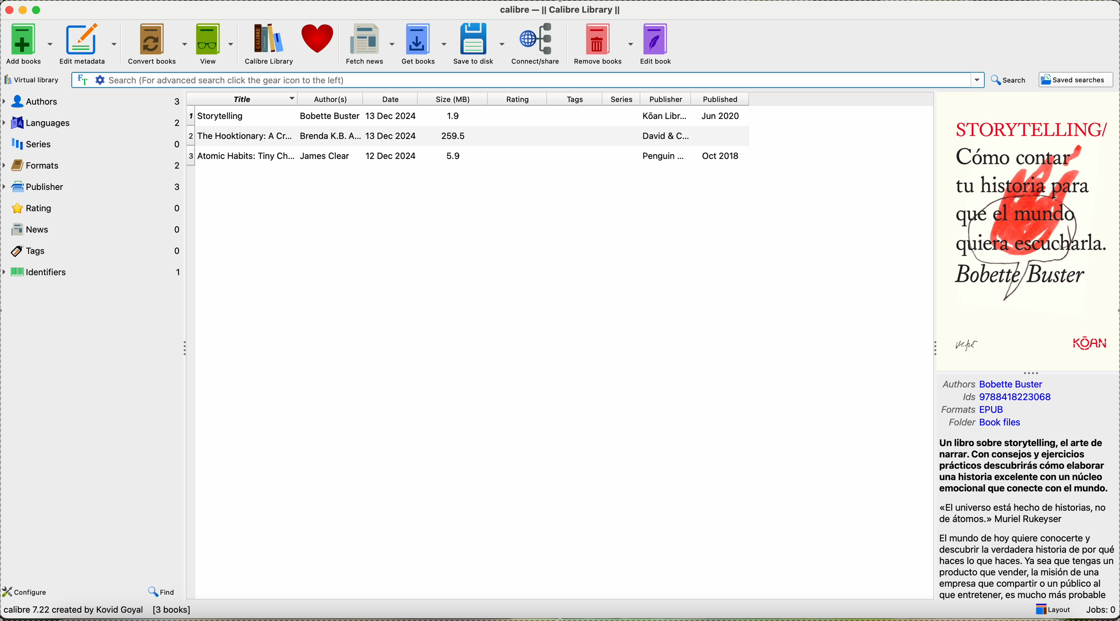 This screenshot has height=621, width=1120. What do you see at coordinates (521, 99) in the screenshot?
I see `rating` at bounding box center [521, 99].